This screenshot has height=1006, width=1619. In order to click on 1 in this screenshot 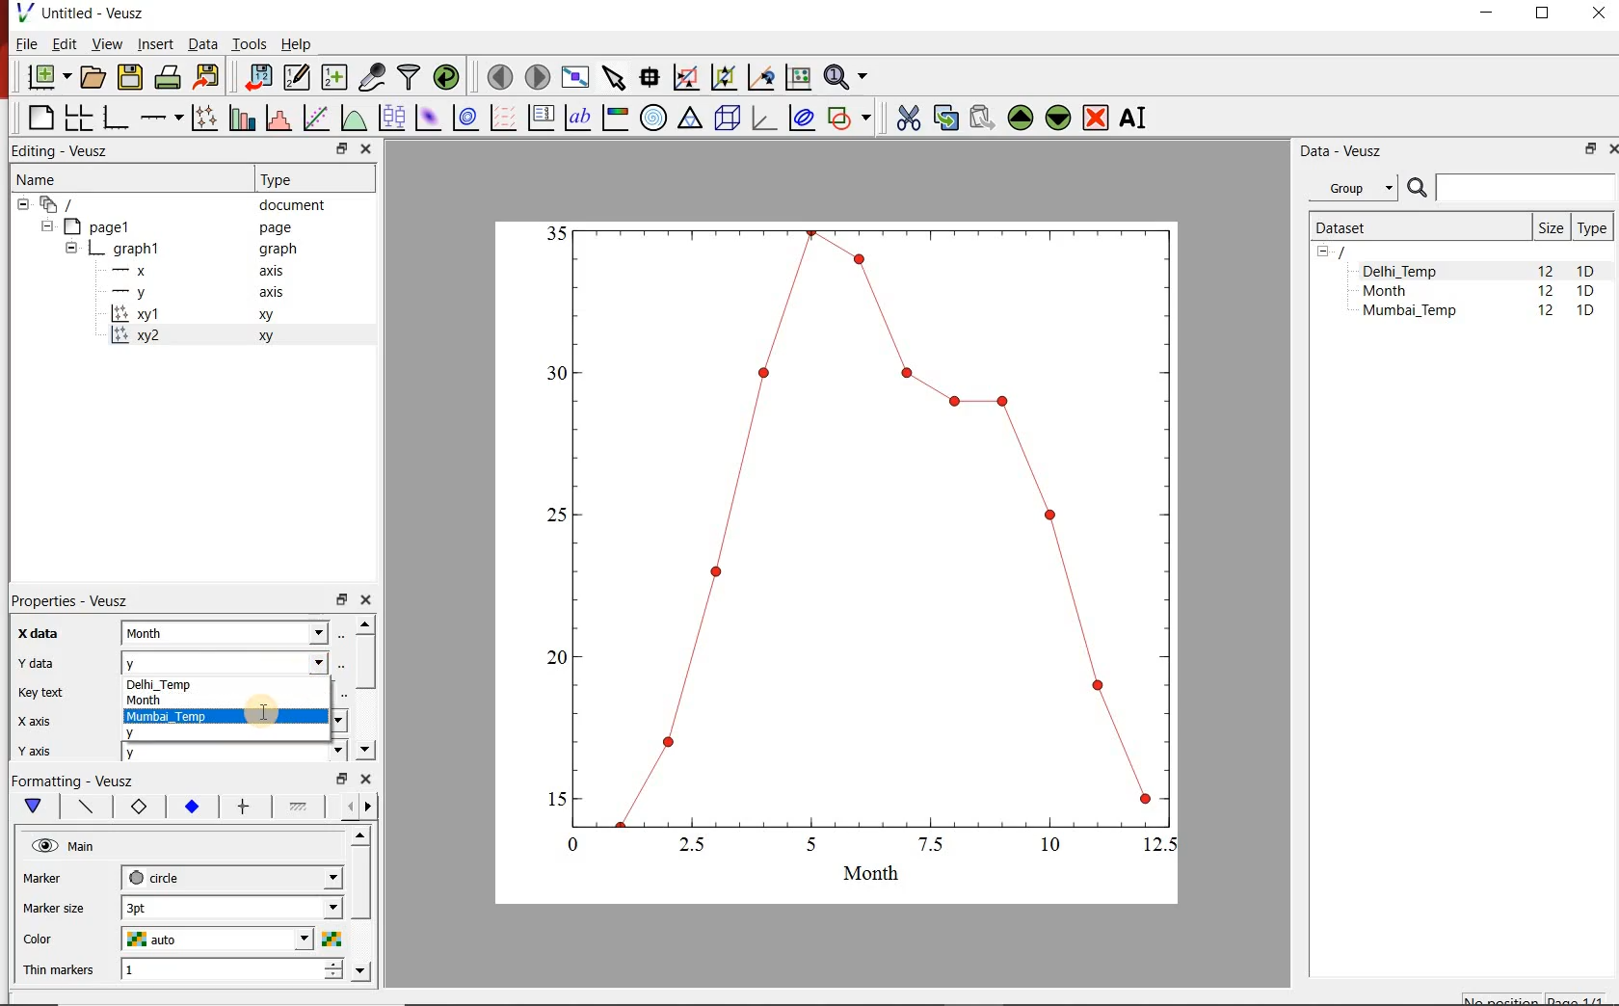, I will do `click(232, 971)`.